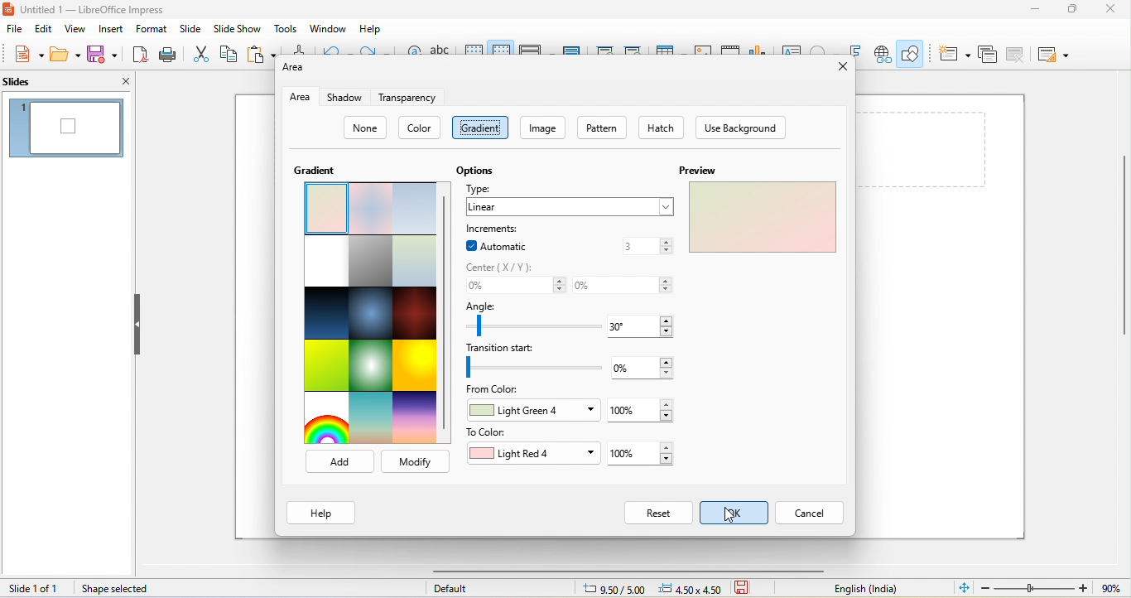 Image resolution: width=1131 pixels, height=598 pixels. I want to click on adjust, so click(671, 369).